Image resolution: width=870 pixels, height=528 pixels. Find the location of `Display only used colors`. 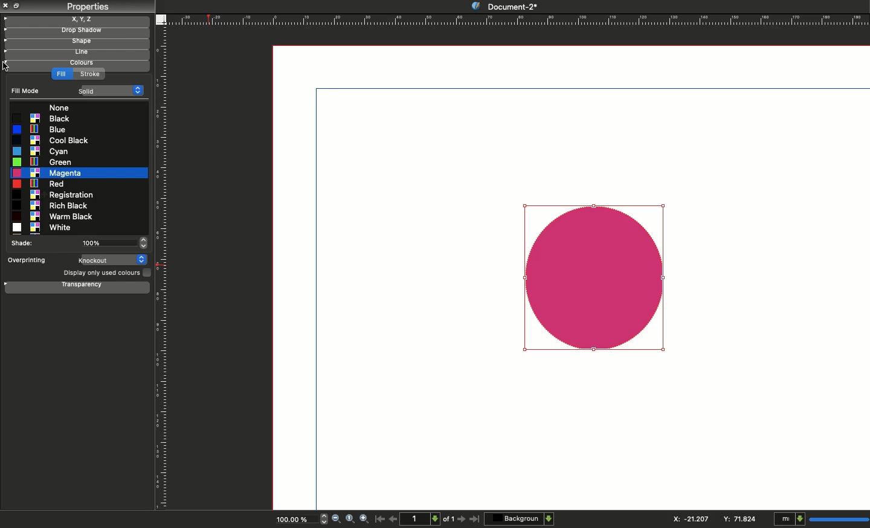

Display only used colors is located at coordinates (107, 274).